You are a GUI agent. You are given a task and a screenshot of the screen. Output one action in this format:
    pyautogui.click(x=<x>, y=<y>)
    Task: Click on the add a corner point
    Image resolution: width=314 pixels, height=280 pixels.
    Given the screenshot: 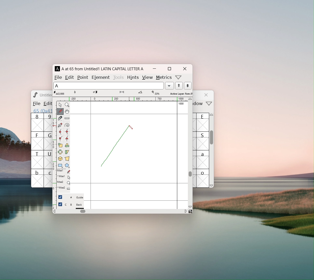 What is the action you would take?
    pyautogui.click(x=60, y=138)
    